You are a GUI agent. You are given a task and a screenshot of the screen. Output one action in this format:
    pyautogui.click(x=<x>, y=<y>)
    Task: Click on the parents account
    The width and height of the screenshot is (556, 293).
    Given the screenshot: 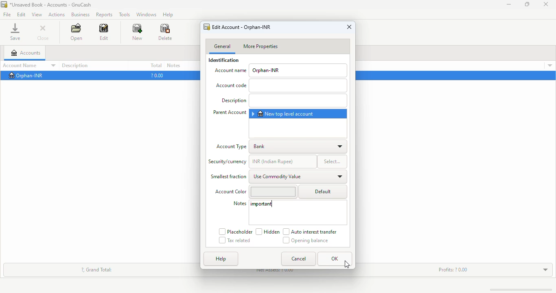 What is the action you would take?
    pyautogui.click(x=230, y=112)
    